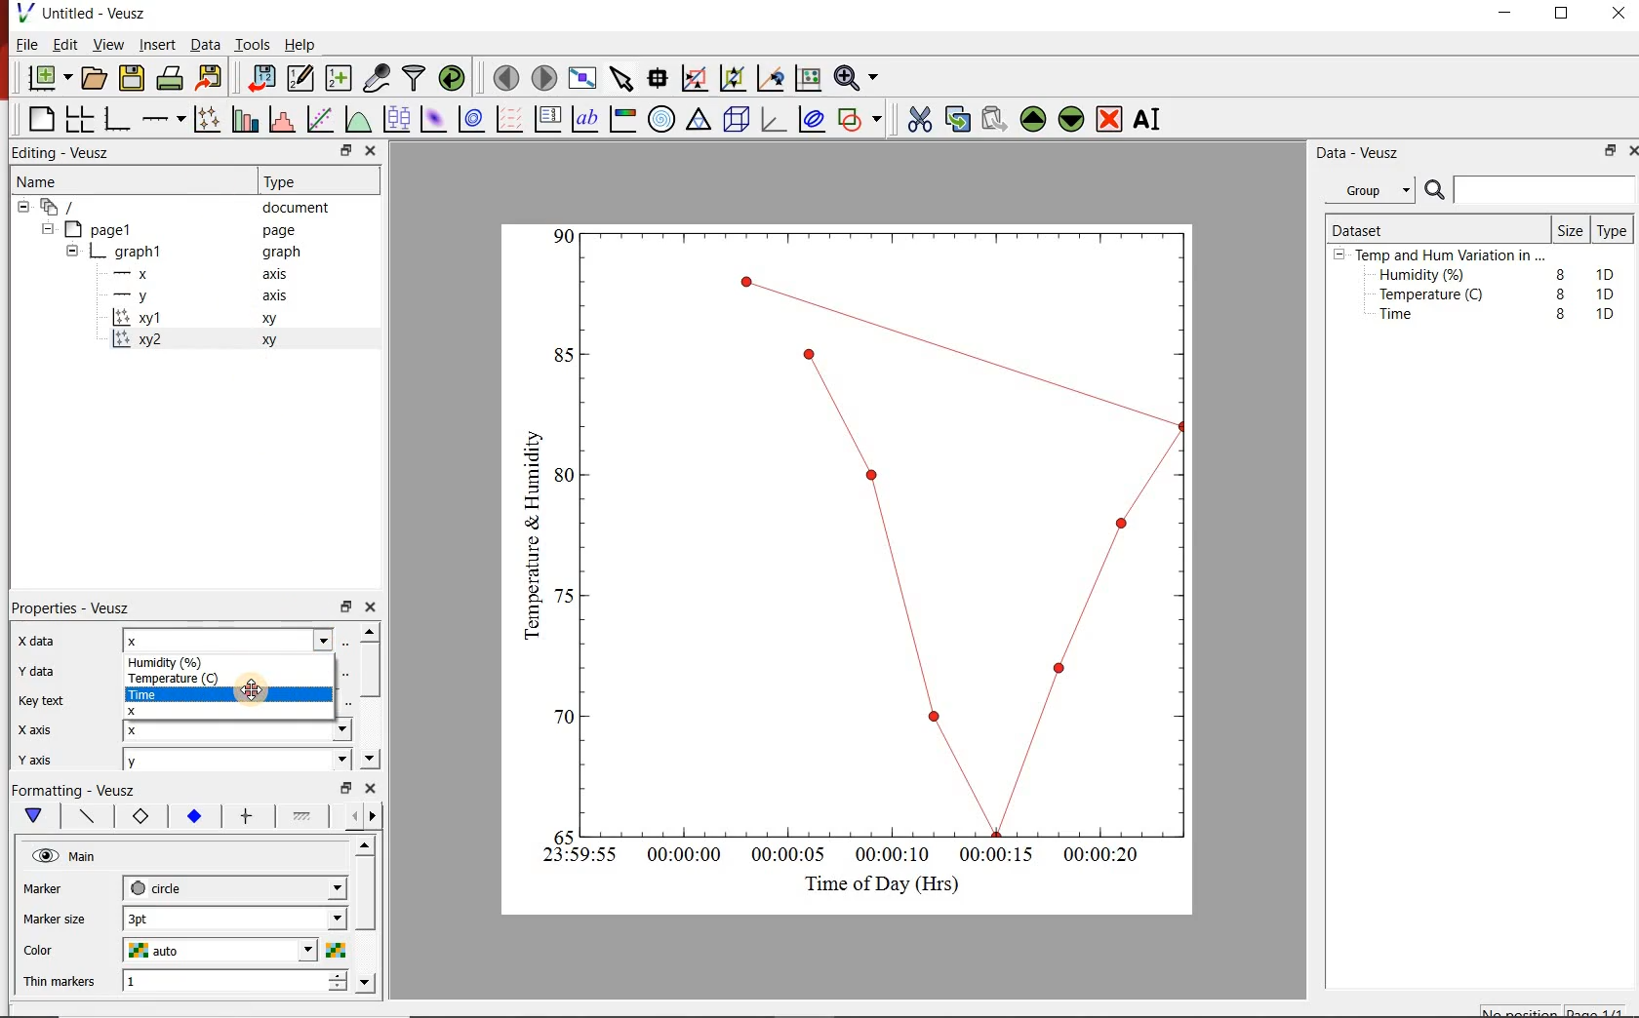  What do you see at coordinates (175, 640) in the screenshot?
I see `x` at bounding box center [175, 640].